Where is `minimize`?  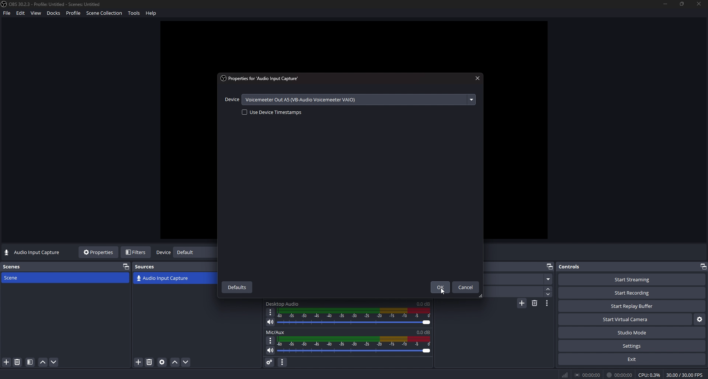 minimize is located at coordinates (665, 4).